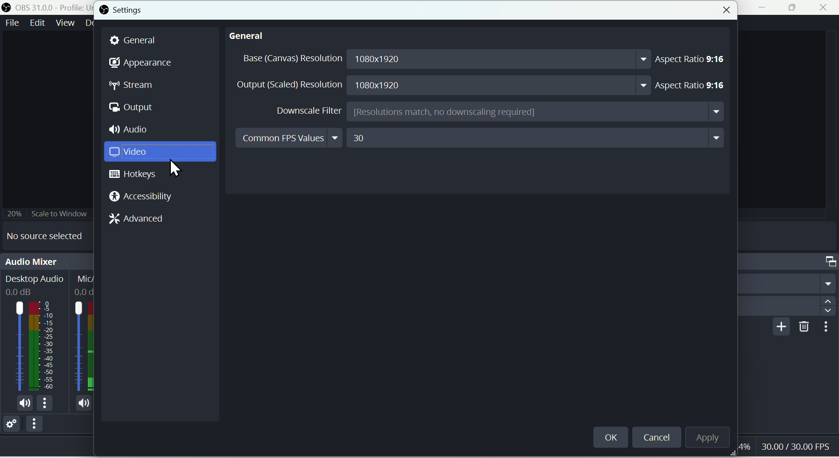  What do you see at coordinates (65, 23) in the screenshot?
I see `view` at bounding box center [65, 23].